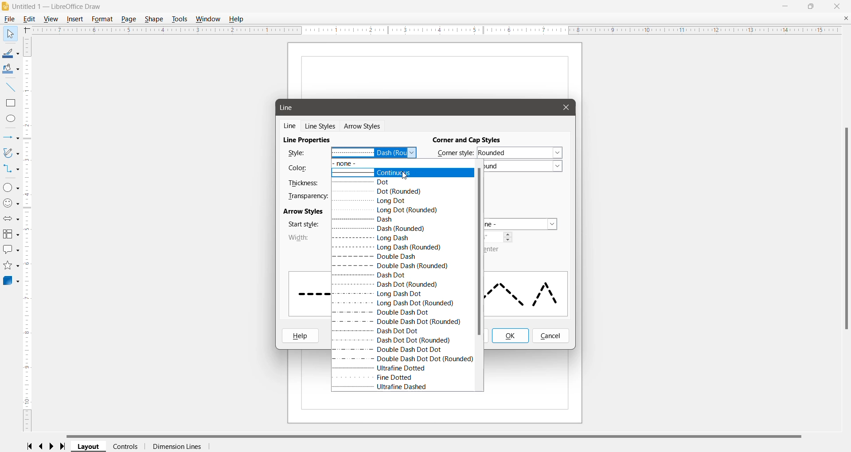 Image resolution: width=851 pixels, height=452 pixels. Describe the element at coordinates (5, 7) in the screenshot. I see `Application Logo` at that location.